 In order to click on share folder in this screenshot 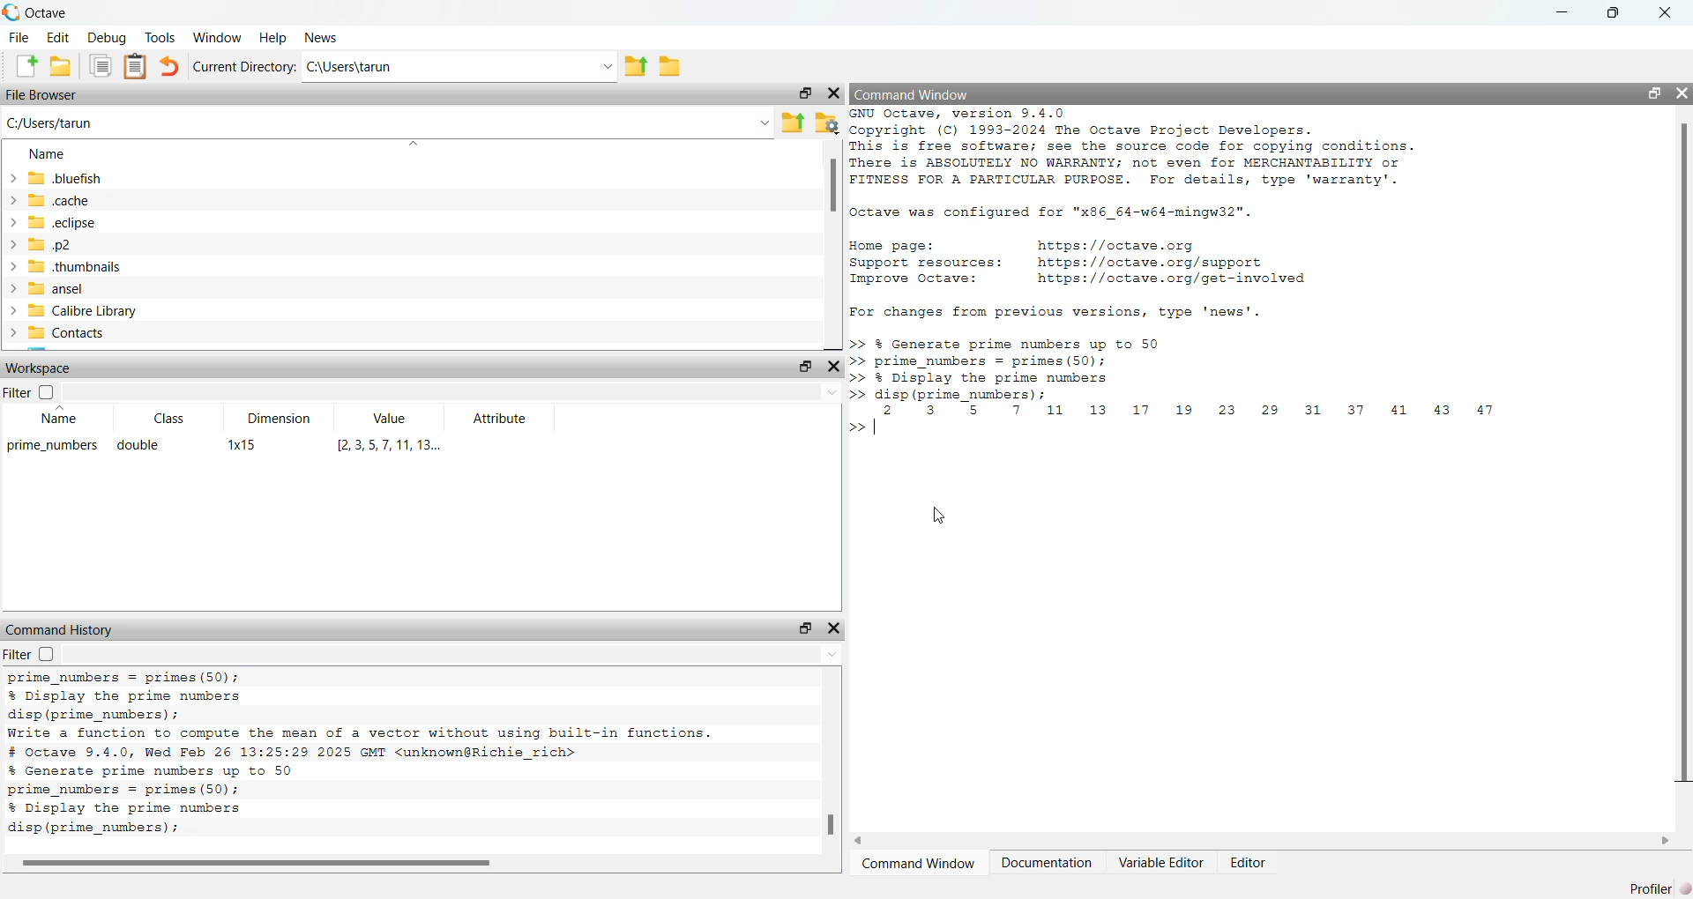, I will do `click(794, 123)`.